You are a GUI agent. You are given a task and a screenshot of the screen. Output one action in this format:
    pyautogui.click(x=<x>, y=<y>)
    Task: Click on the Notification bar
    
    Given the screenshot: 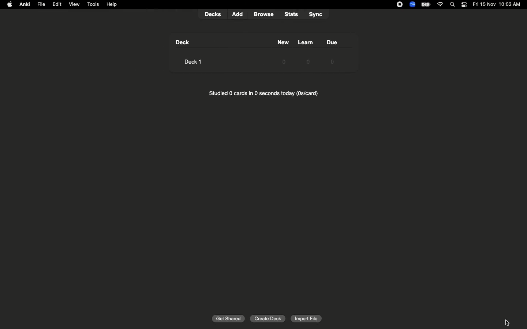 What is the action you would take?
    pyautogui.click(x=464, y=5)
    